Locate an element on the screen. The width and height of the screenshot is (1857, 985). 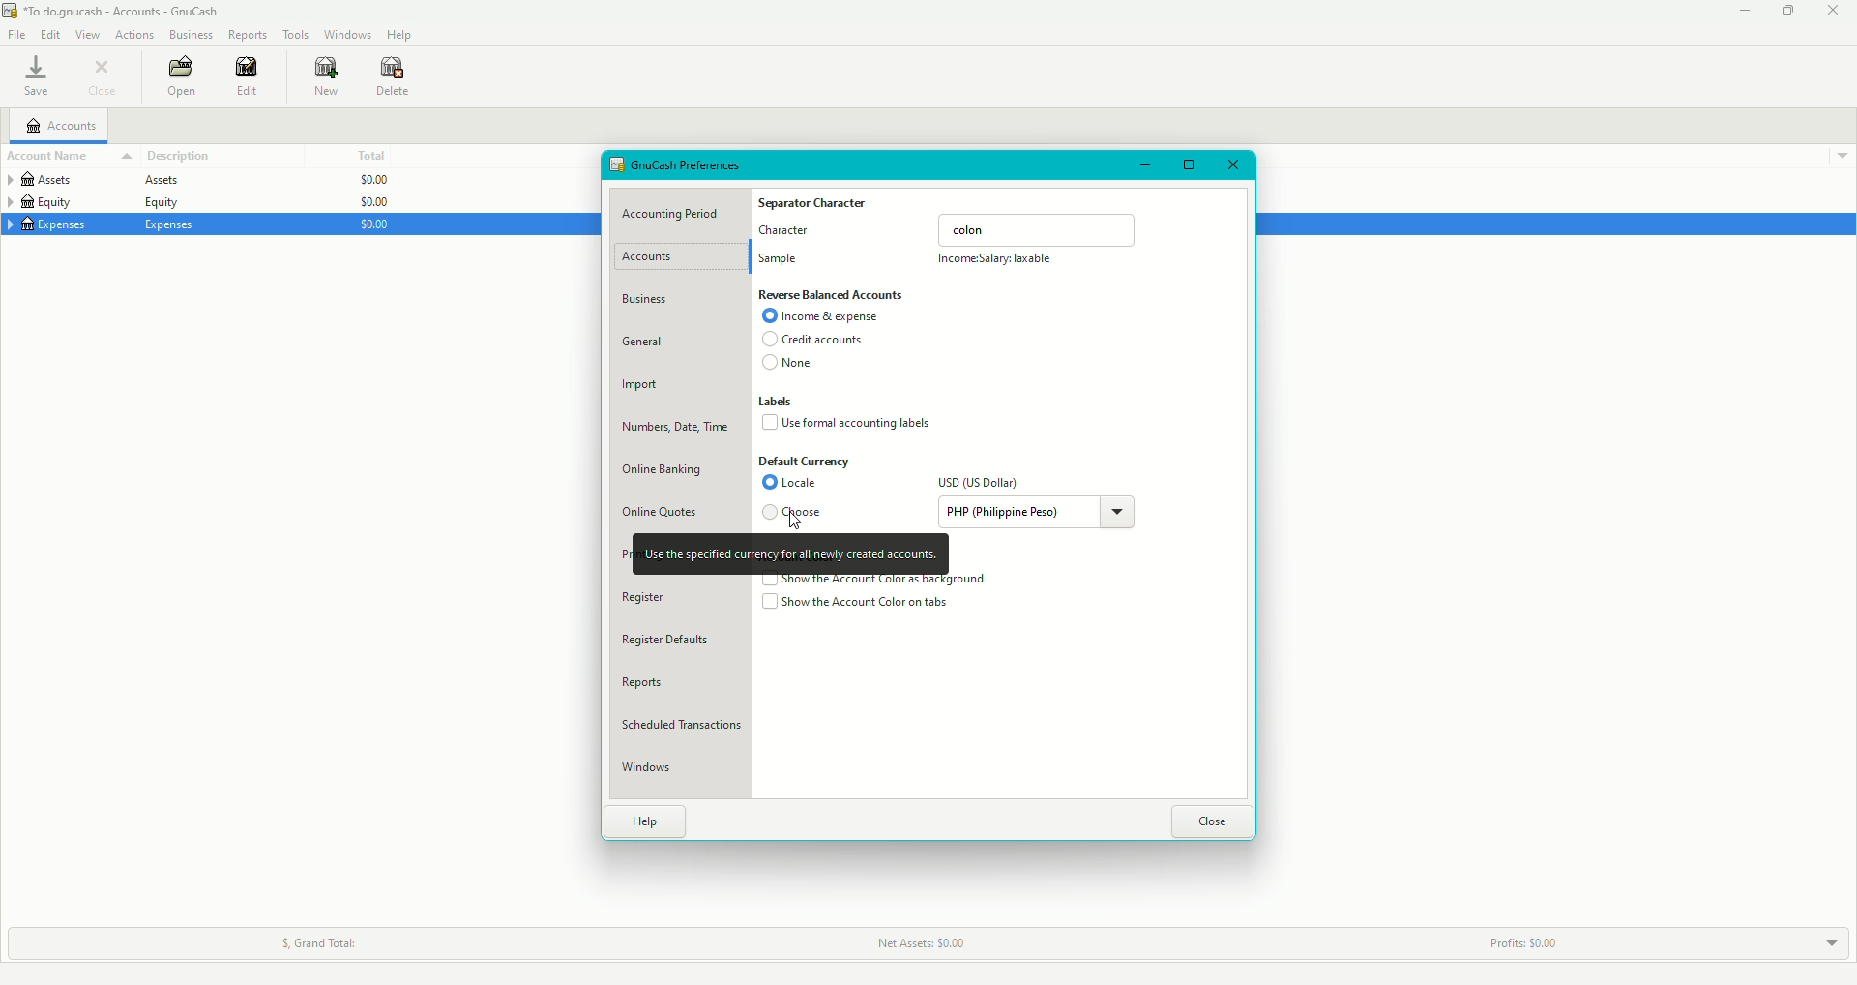
Total is located at coordinates (368, 155).